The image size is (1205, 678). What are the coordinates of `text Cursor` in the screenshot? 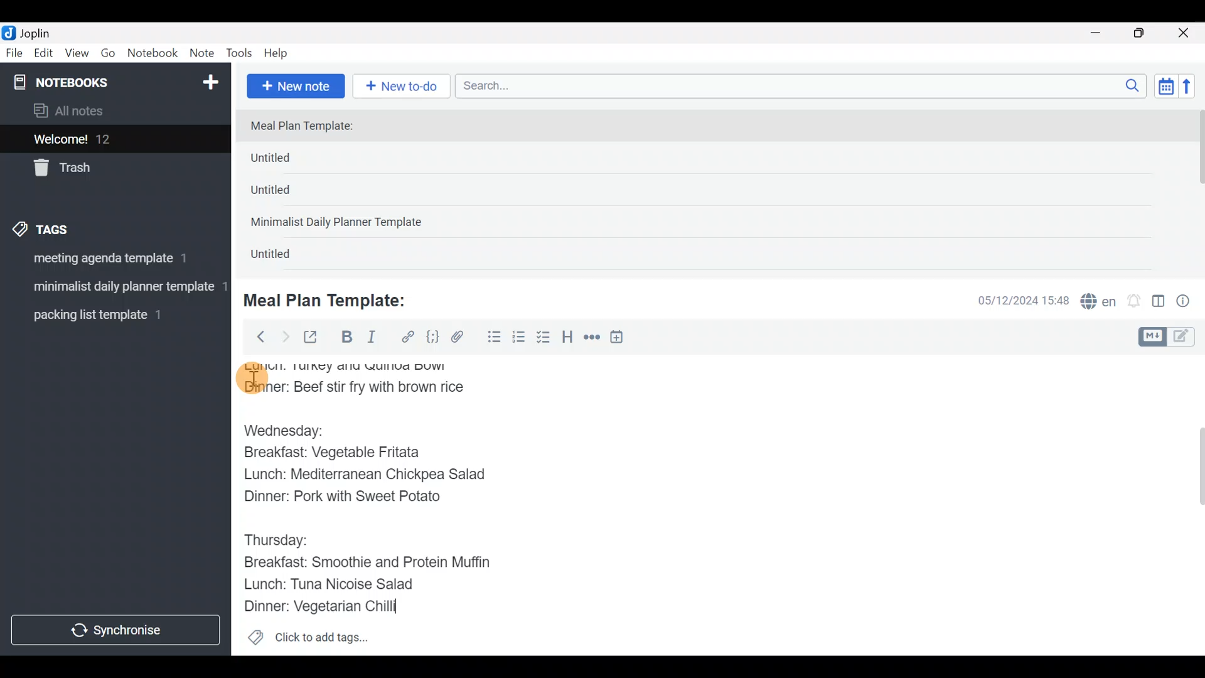 It's located at (412, 607).